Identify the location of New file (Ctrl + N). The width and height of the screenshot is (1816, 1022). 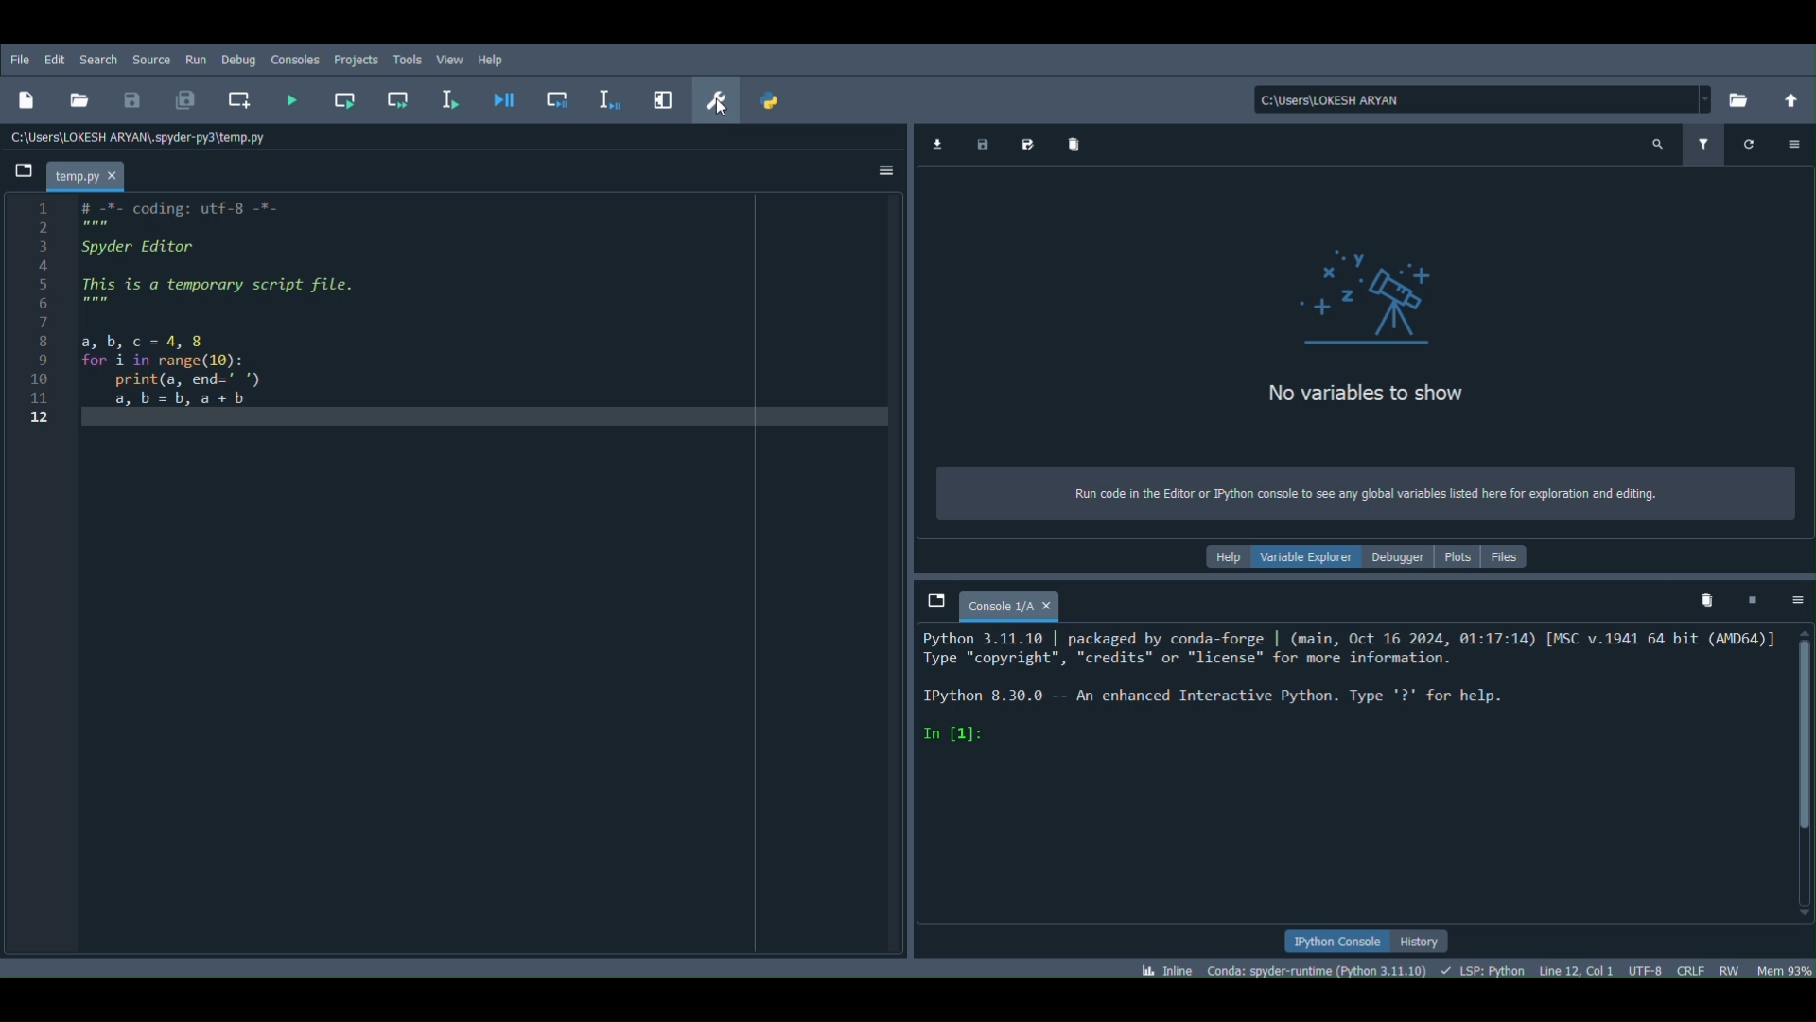
(32, 96).